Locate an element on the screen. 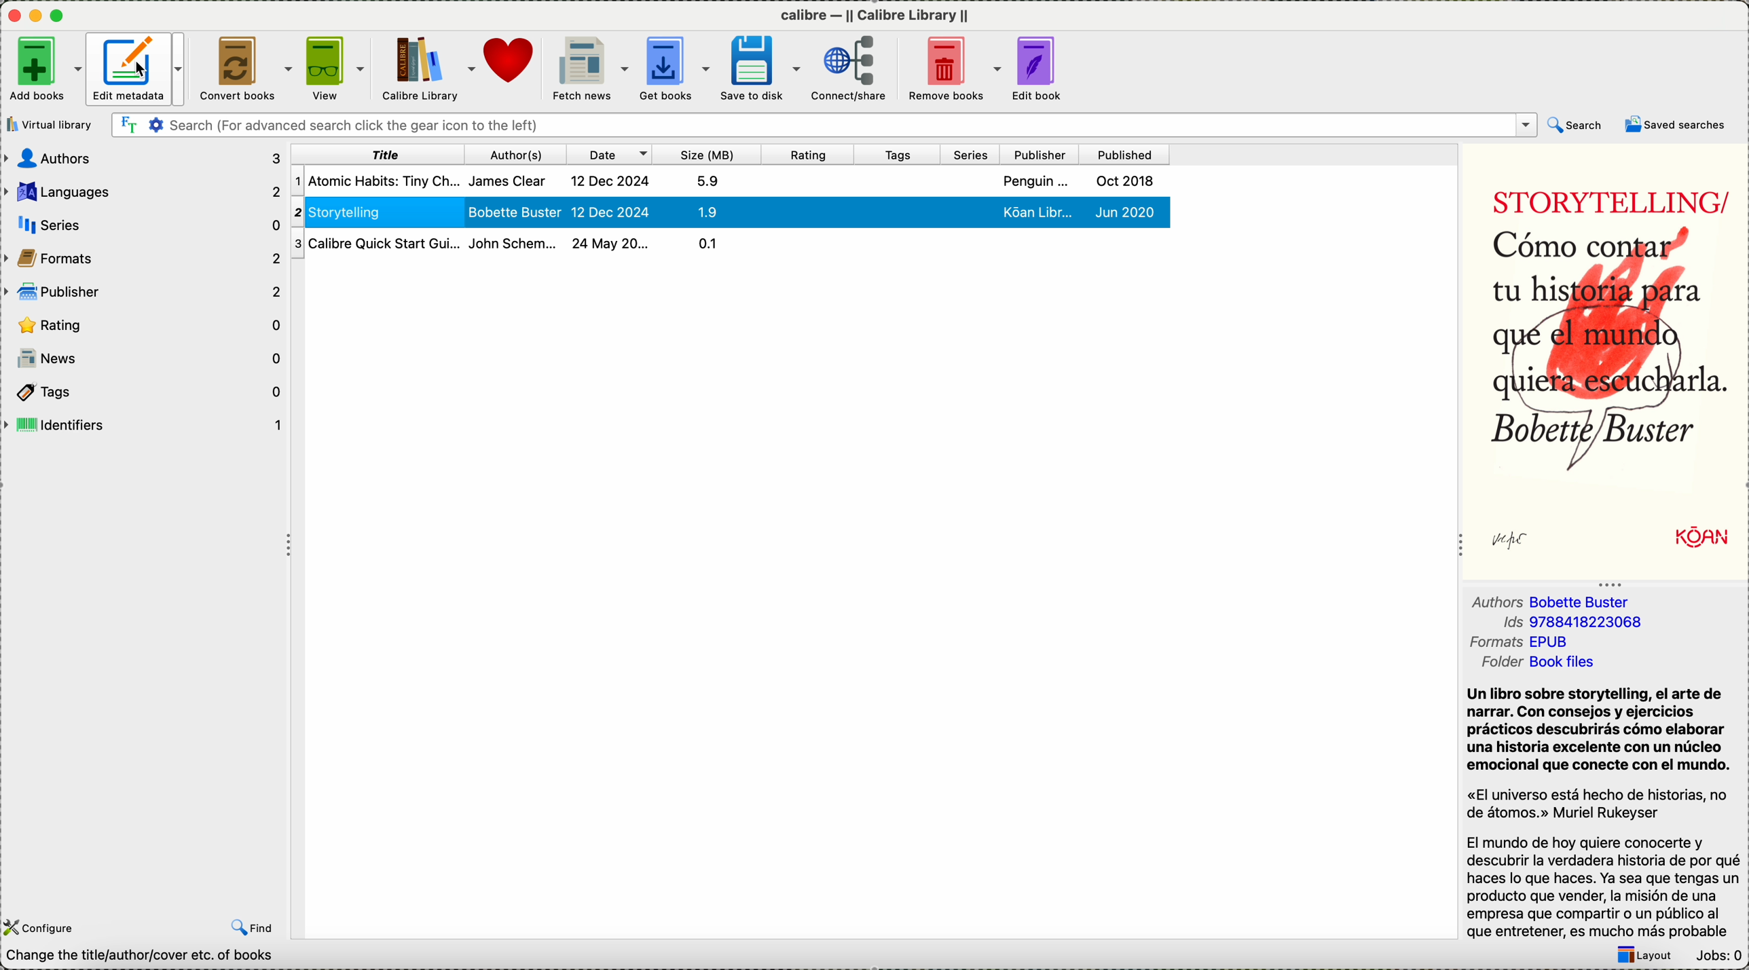  series is located at coordinates (973, 156).